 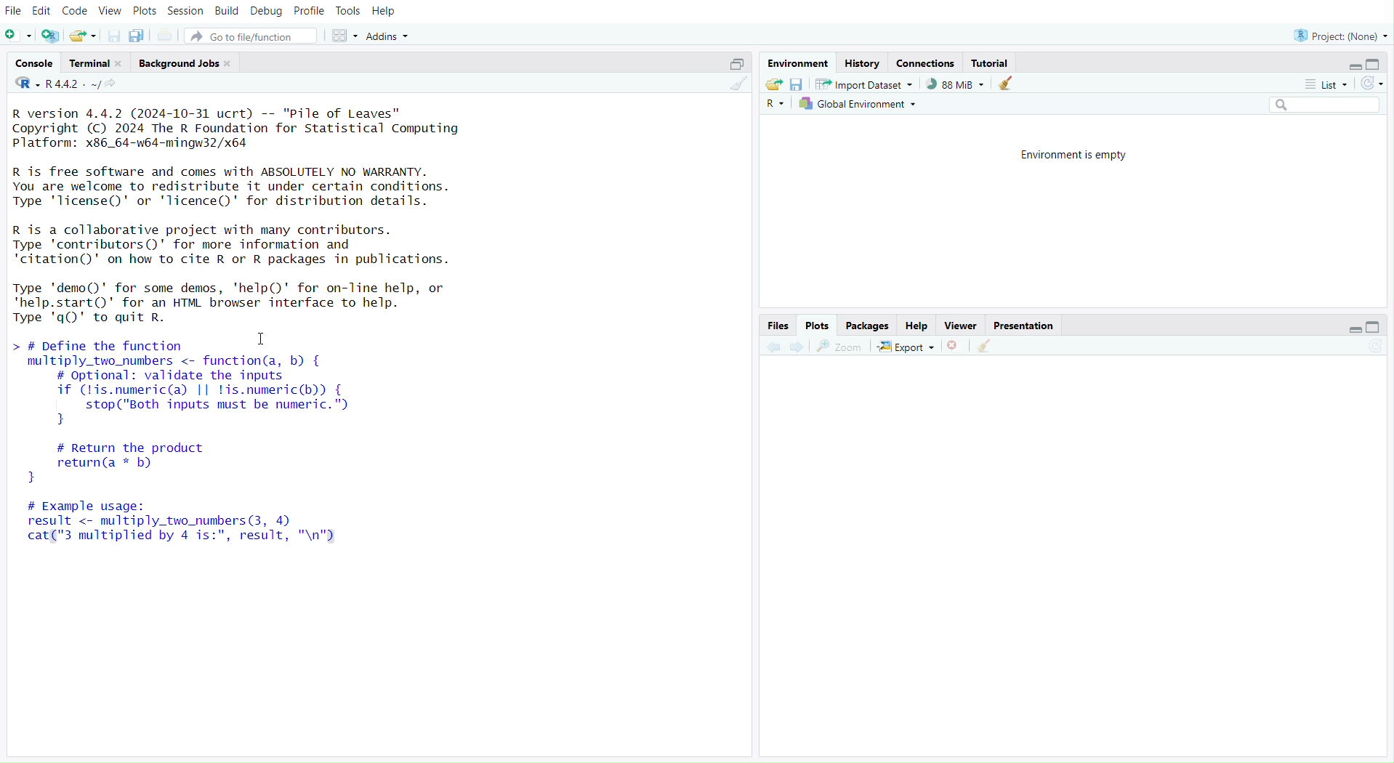 What do you see at coordinates (863, 83) in the screenshot?
I see `Import Dataset` at bounding box center [863, 83].